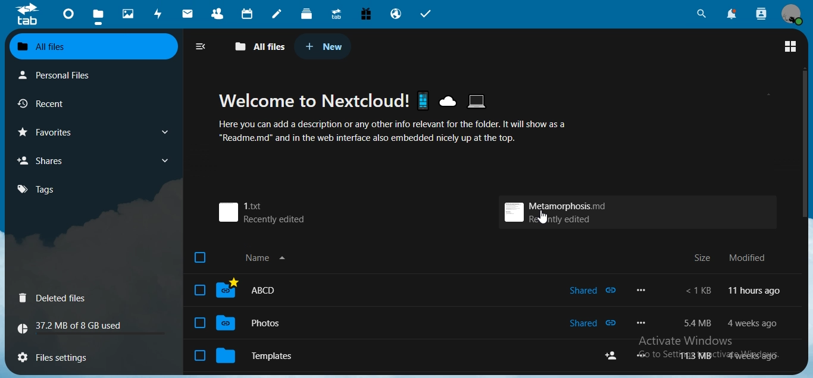 The width and height of the screenshot is (813, 378). What do you see at coordinates (260, 46) in the screenshot?
I see `all files` at bounding box center [260, 46].